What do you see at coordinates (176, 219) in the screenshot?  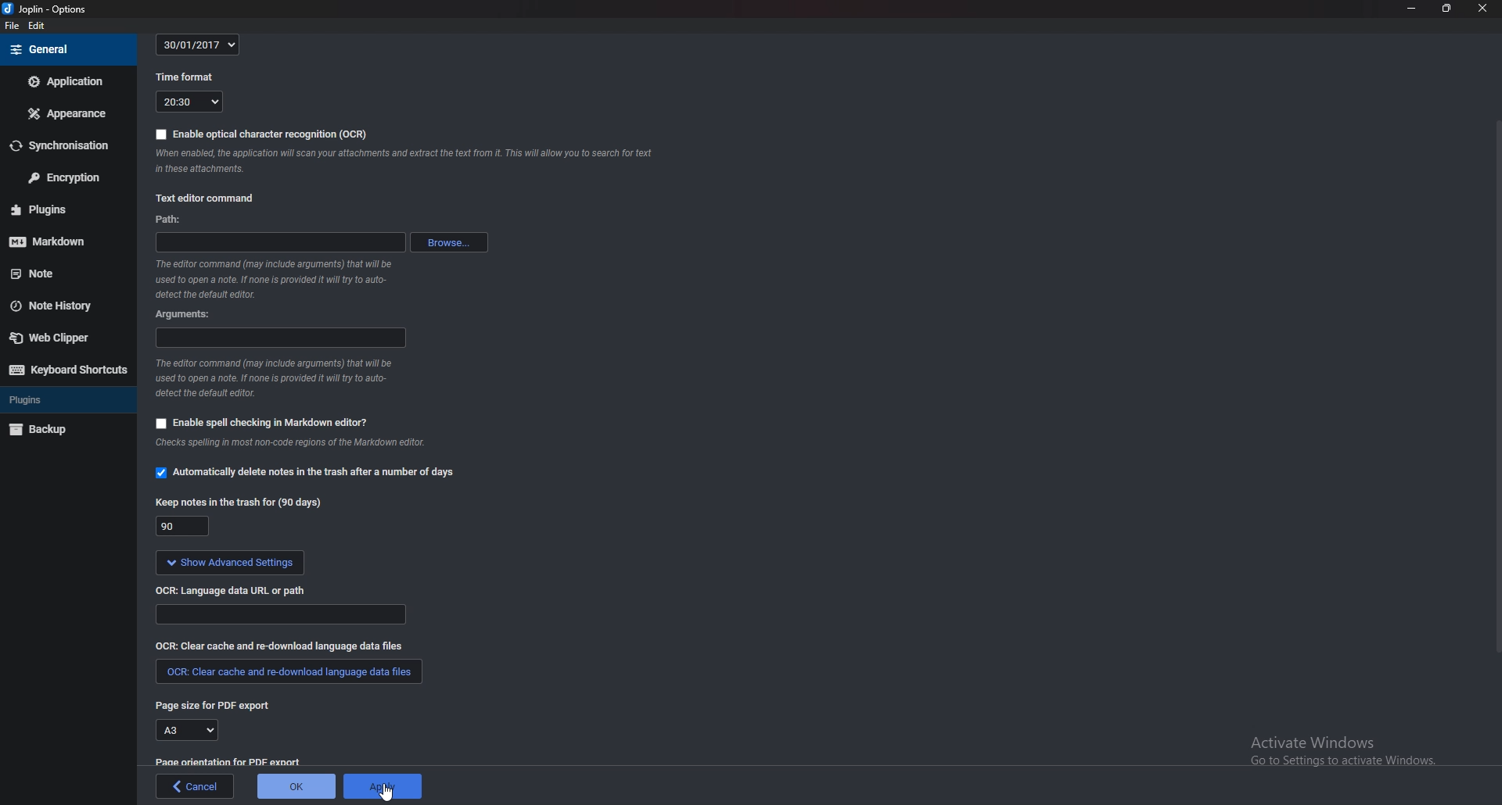 I see `path` at bounding box center [176, 219].